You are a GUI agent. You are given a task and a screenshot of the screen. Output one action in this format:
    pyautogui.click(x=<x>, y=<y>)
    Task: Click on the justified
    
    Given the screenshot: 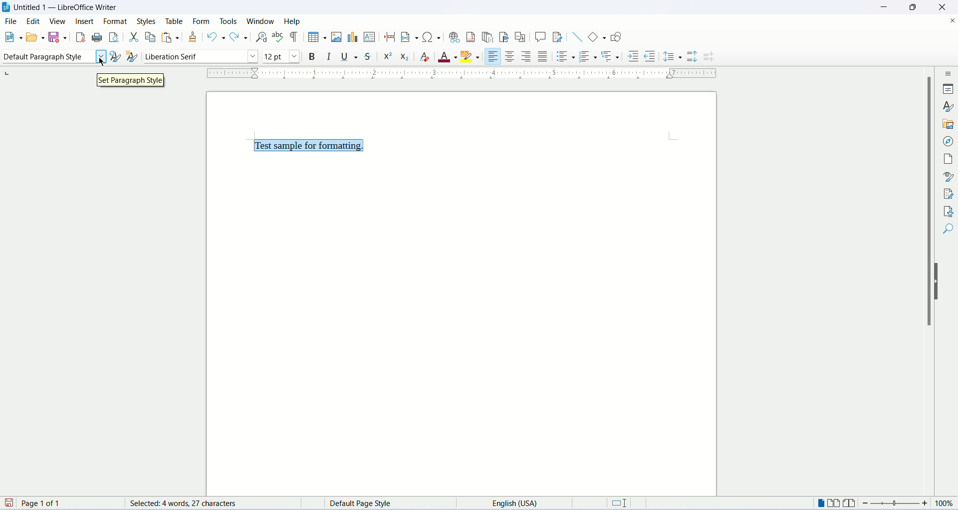 What is the action you would take?
    pyautogui.click(x=543, y=56)
    